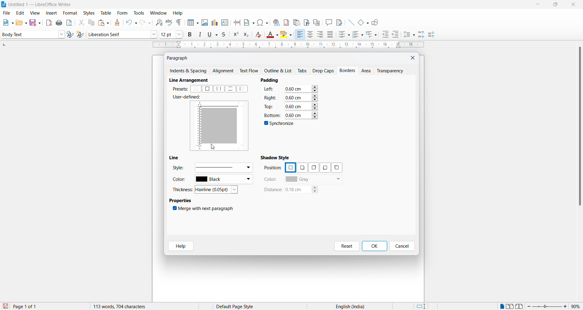  I want to click on text align center, so click(310, 35).